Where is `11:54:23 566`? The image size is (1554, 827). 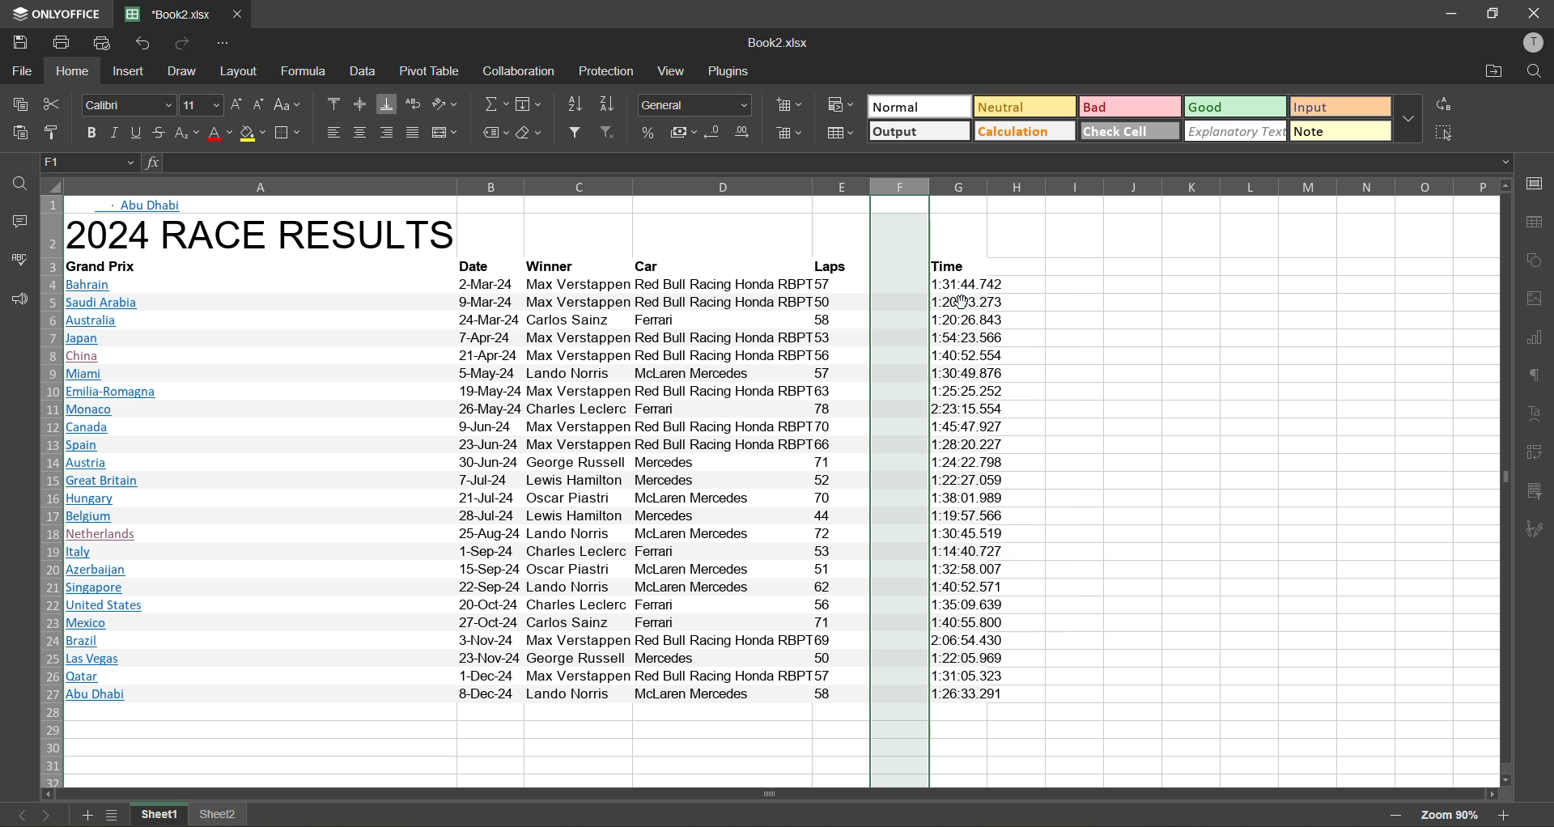
11:54:23 566 is located at coordinates (970, 338).